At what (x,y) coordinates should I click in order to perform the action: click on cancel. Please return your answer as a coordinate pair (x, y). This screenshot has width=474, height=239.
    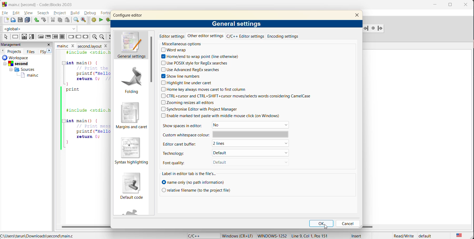
    Looking at the image, I should click on (348, 223).